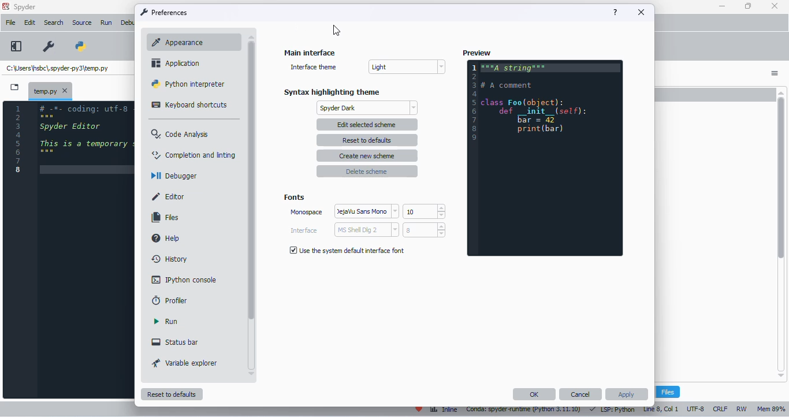  What do you see at coordinates (312, 67) in the screenshot?
I see `interface theme` at bounding box center [312, 67].